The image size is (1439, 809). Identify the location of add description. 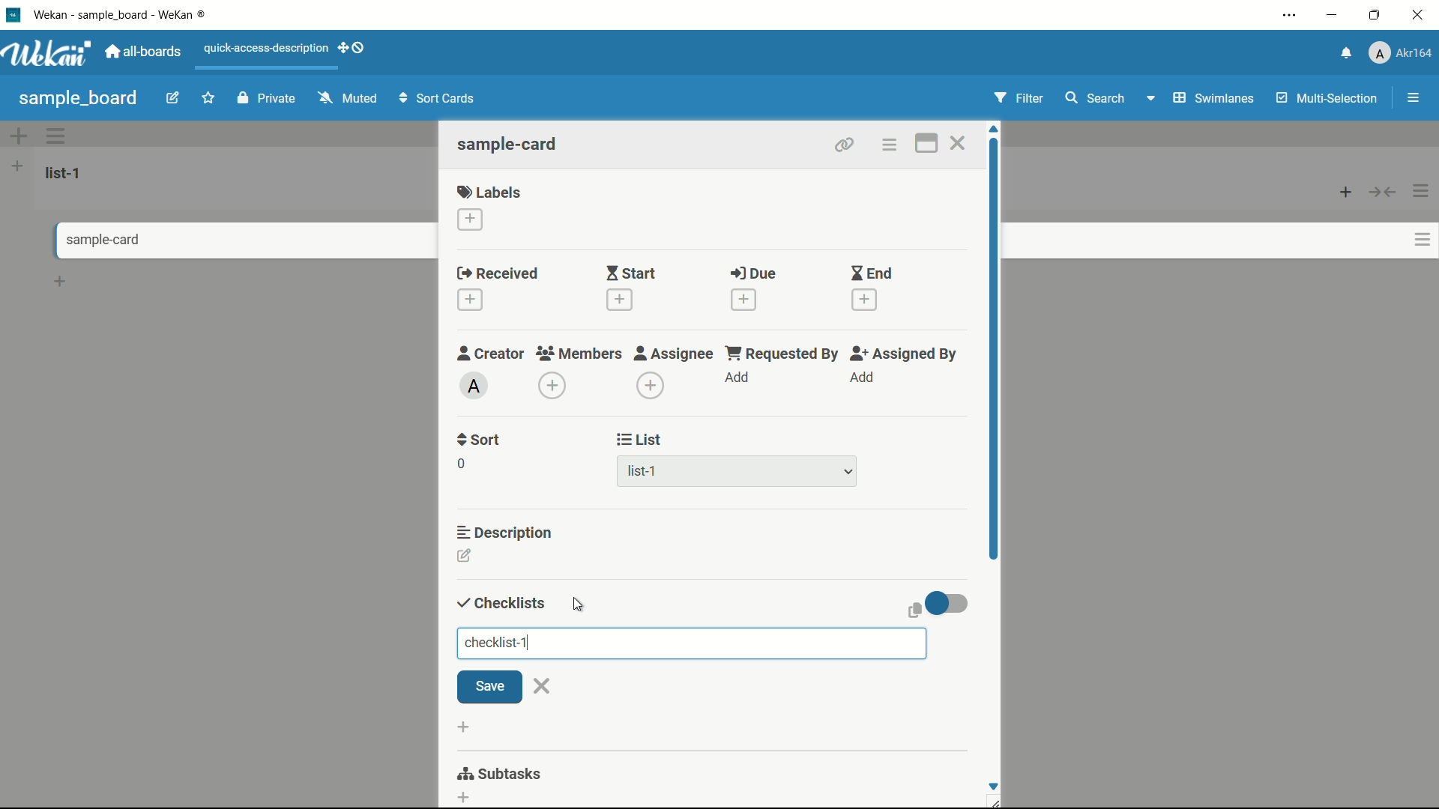
(465, 558).